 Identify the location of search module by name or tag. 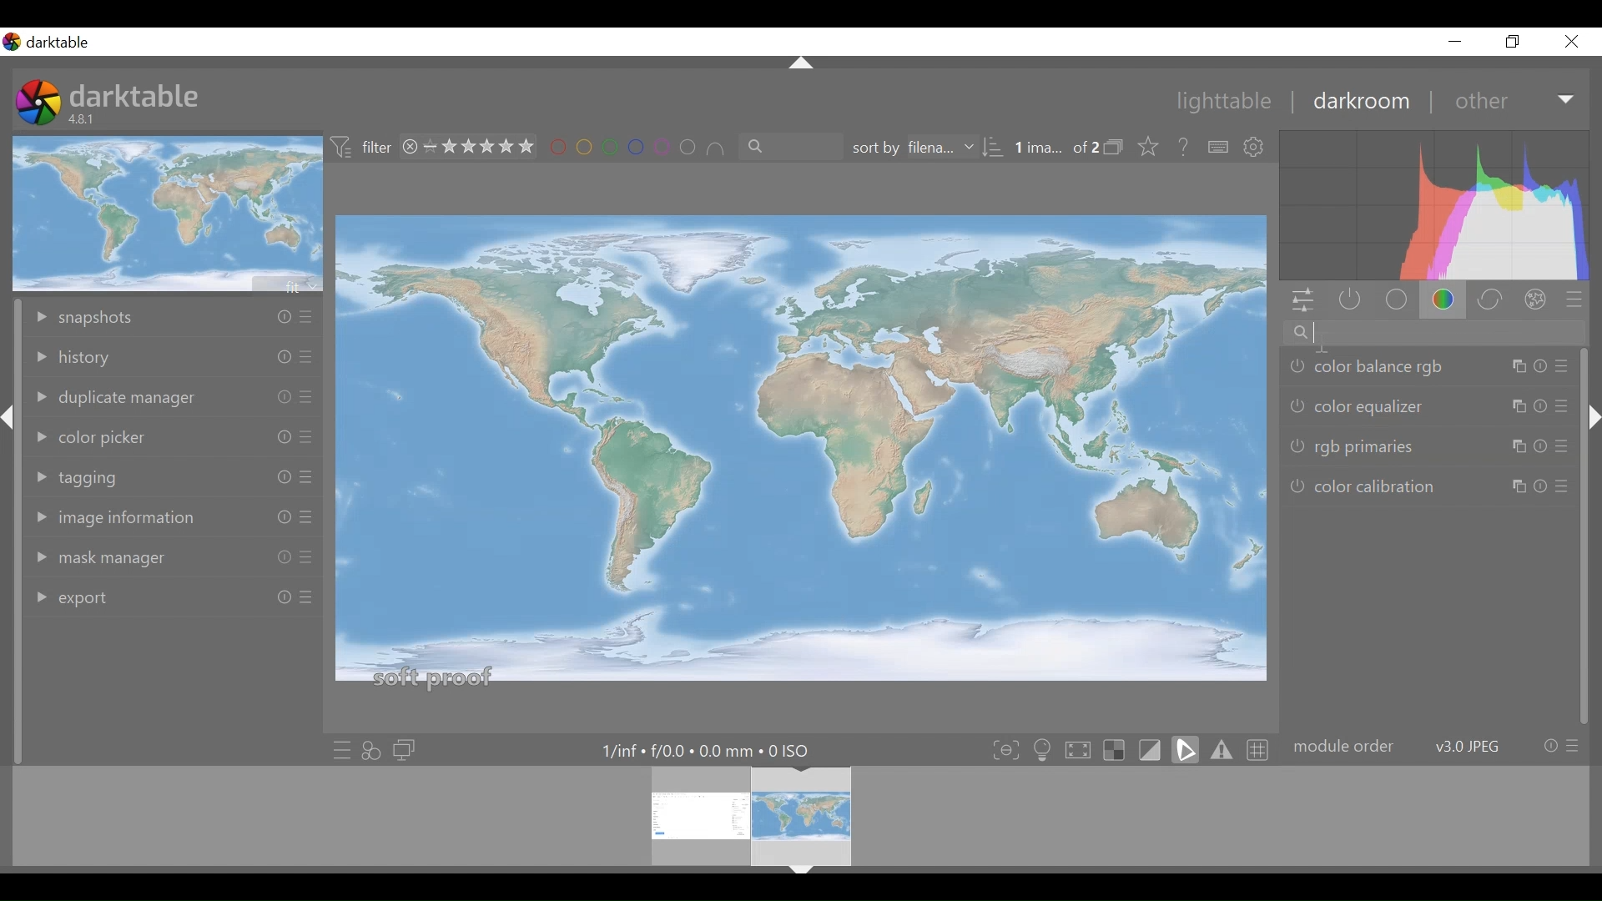
(1430, 335).